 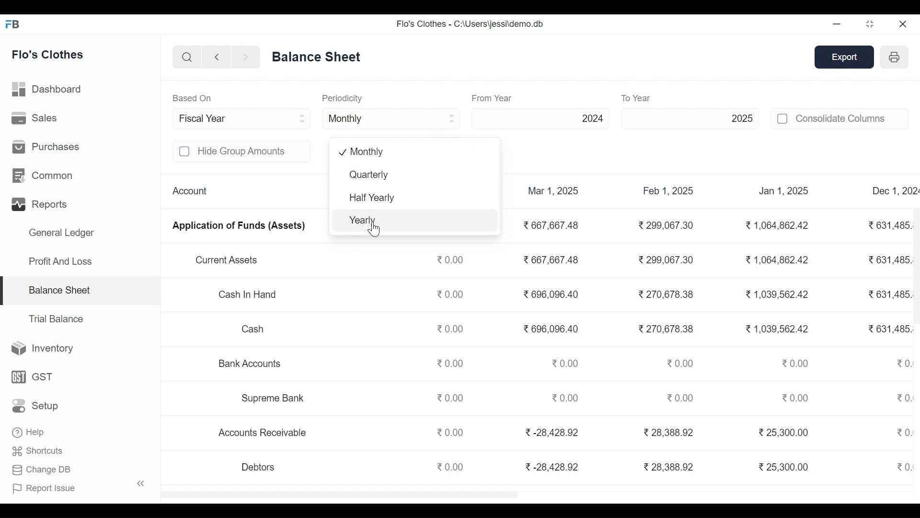 I want to click on search, so click(x=188, y=58).